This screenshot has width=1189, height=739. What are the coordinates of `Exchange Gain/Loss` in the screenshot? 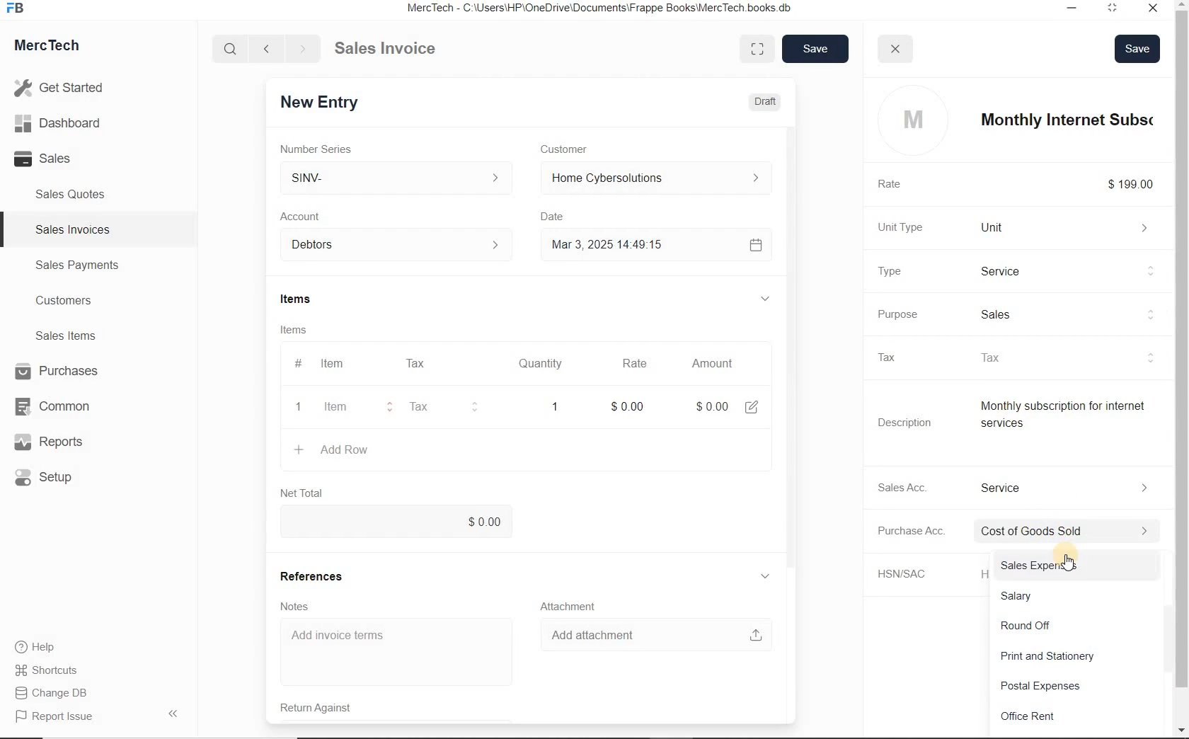 It's located at (1077, 597).